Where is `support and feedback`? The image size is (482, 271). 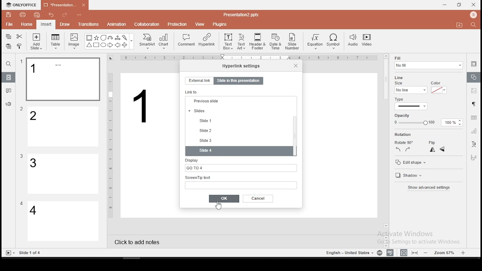
support and feedback is located at coordinates (8, 105).